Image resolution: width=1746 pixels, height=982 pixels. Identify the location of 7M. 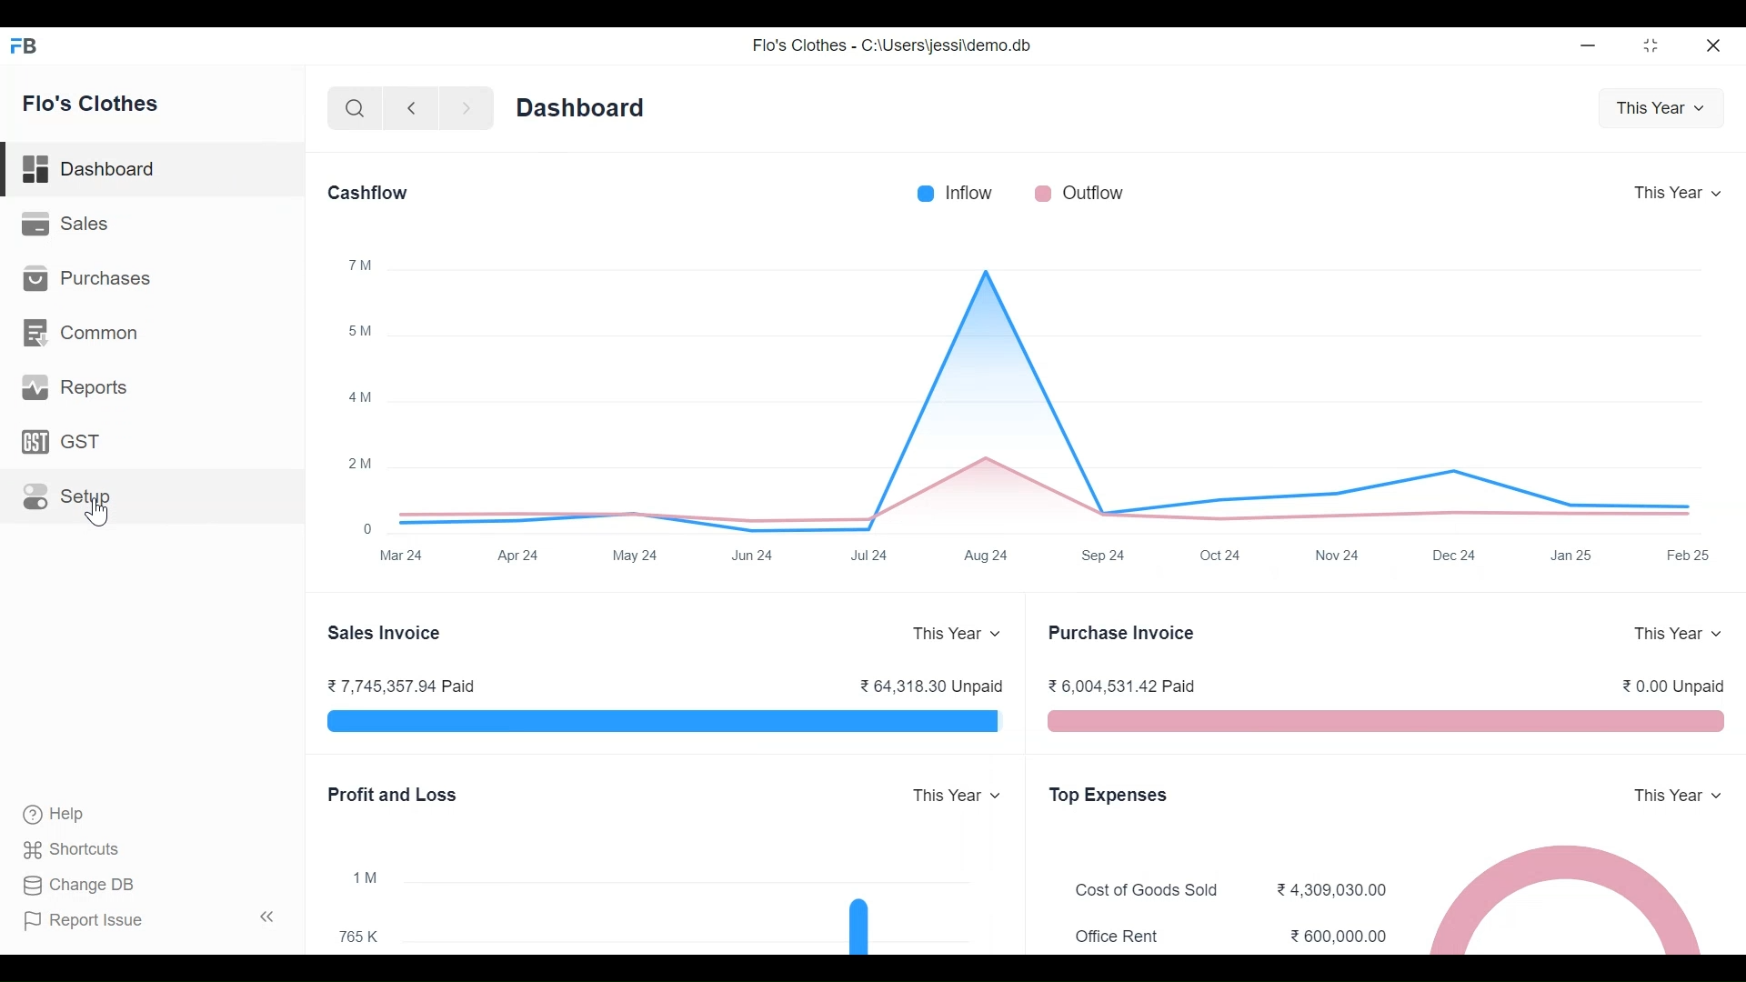
(360, 265).